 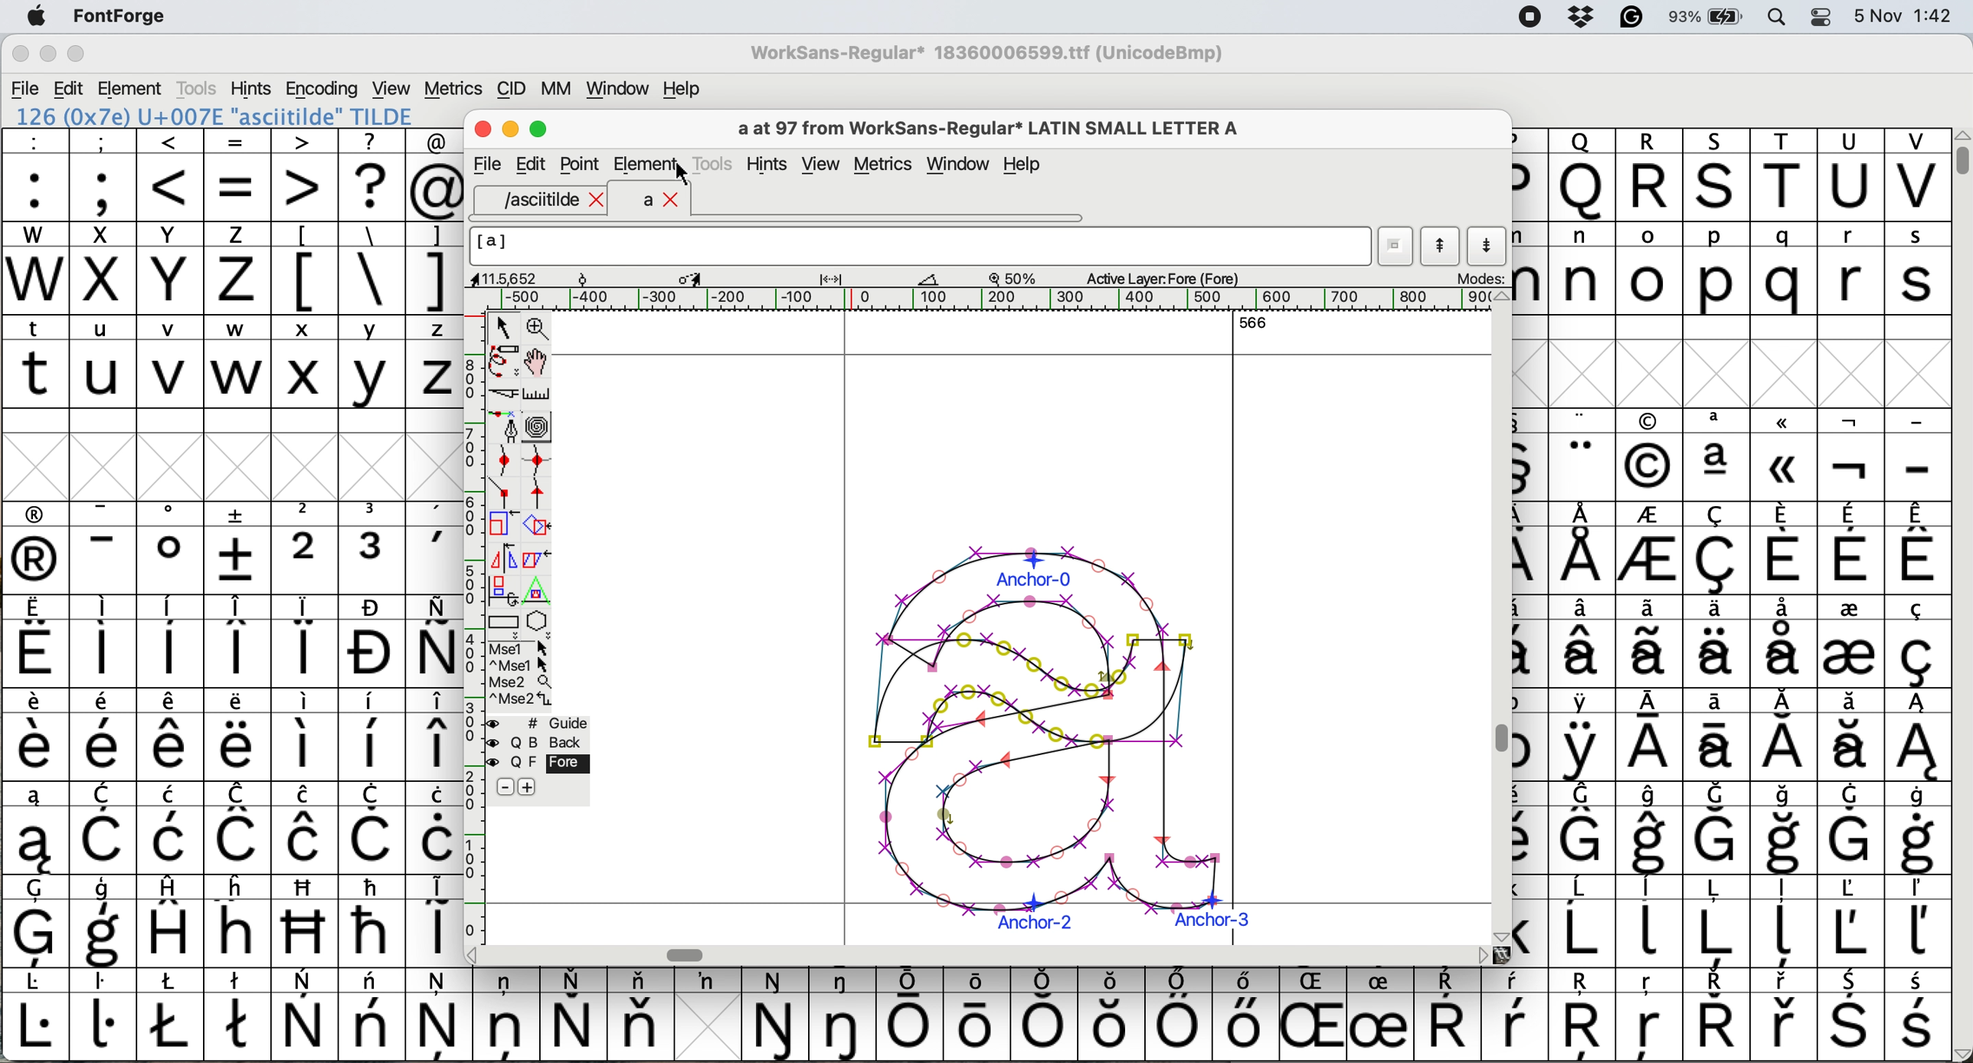 What do you see at coordinates (304, 828) in the screenshot?
I see `symbol` at bounding box center [304, 828].